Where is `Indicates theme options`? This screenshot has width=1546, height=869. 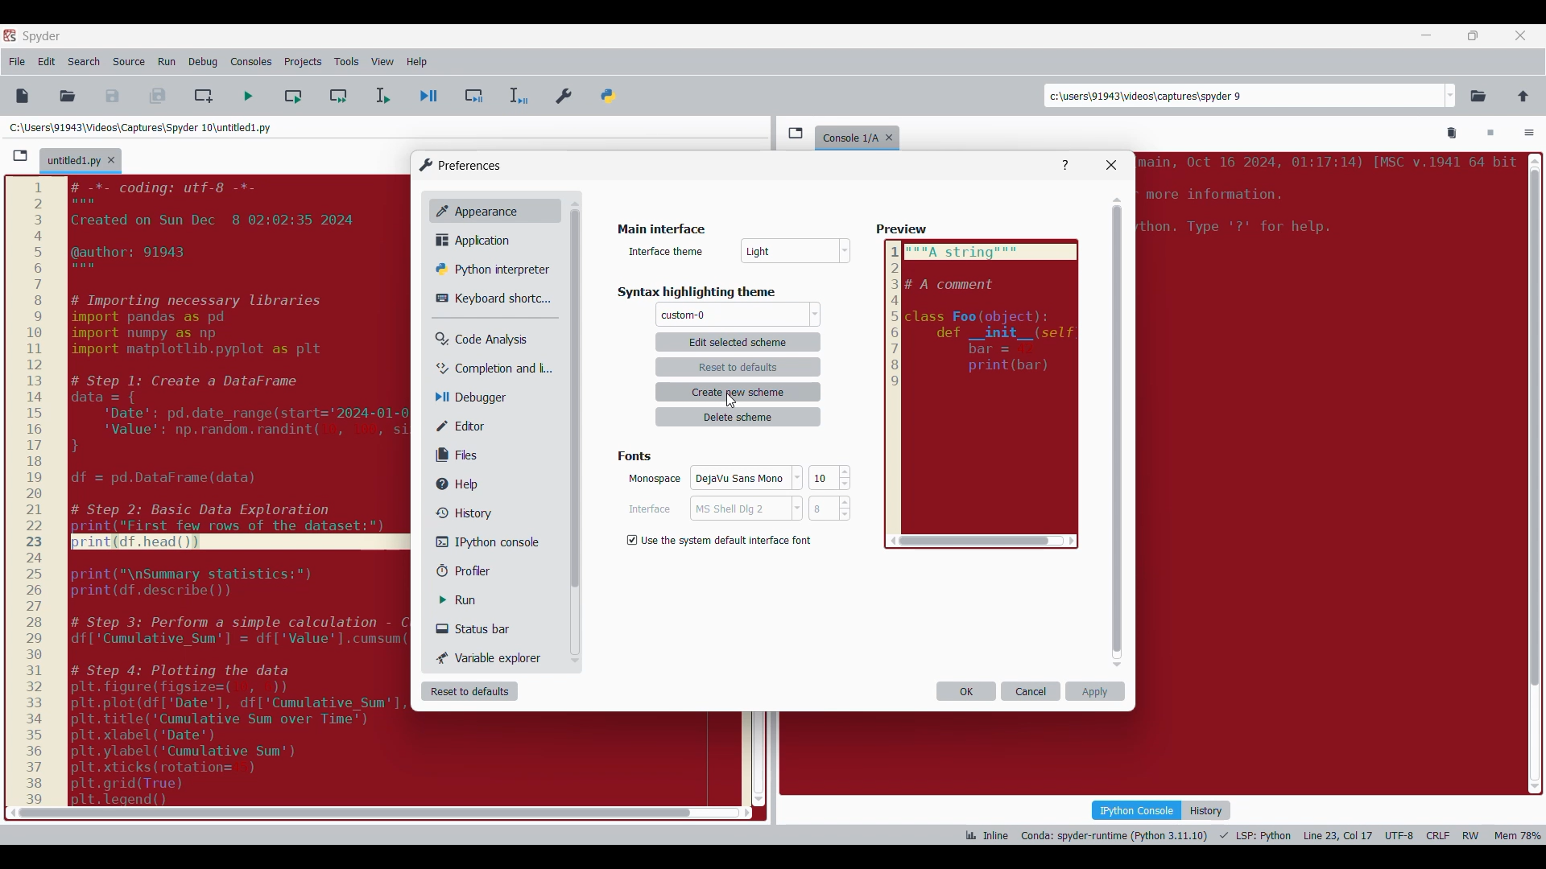
Indicates theme options is located at coordinates (666, 251).